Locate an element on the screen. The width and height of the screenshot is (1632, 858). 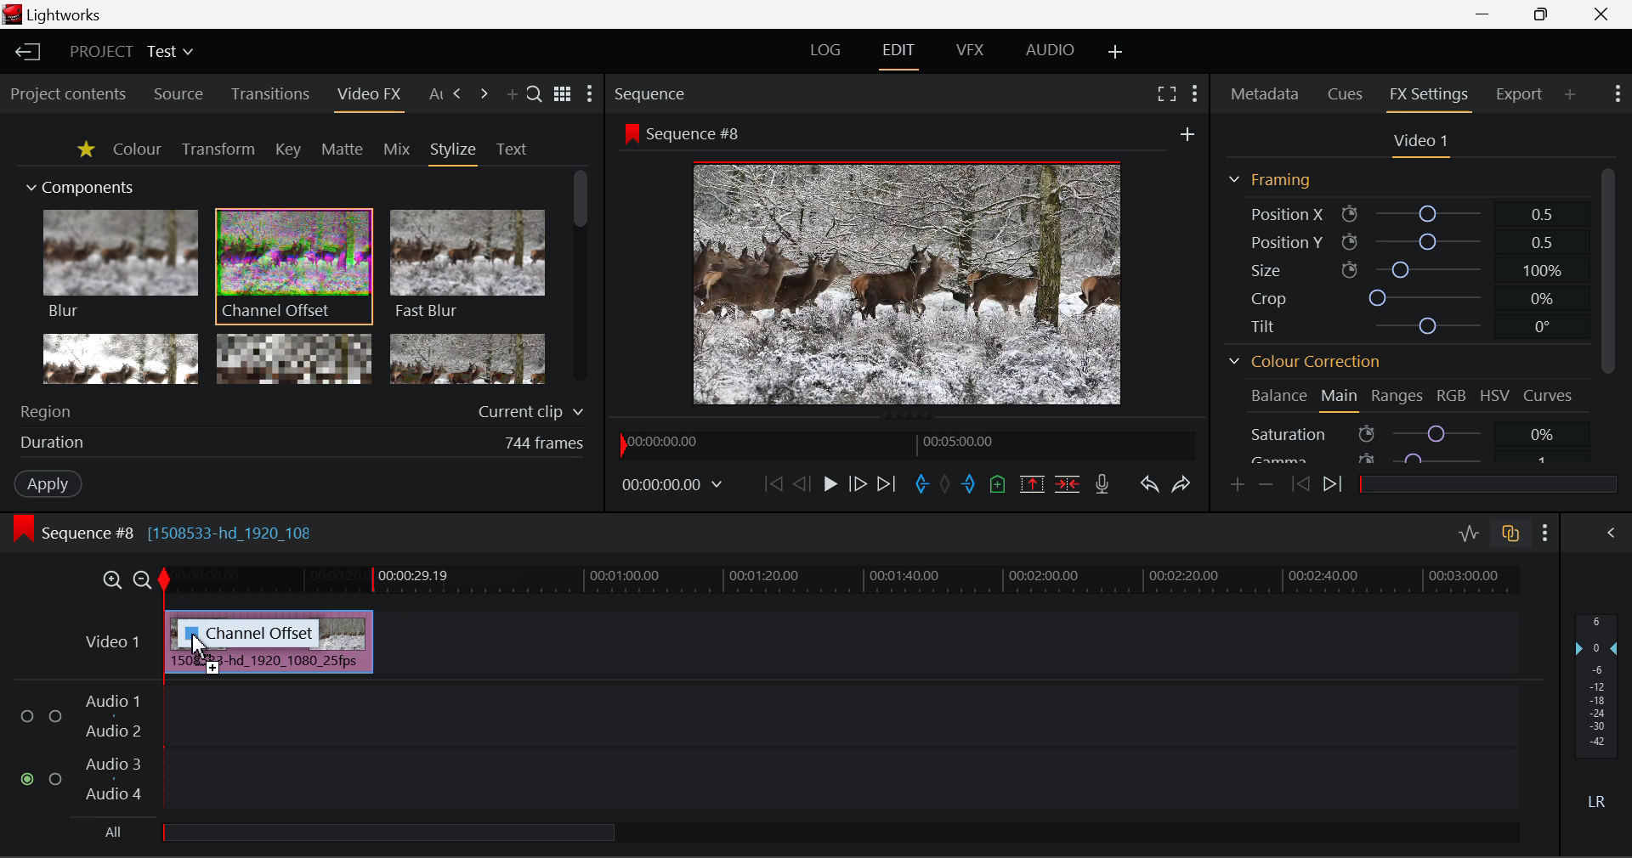
Frame Time is located at coordinates (672, 487).